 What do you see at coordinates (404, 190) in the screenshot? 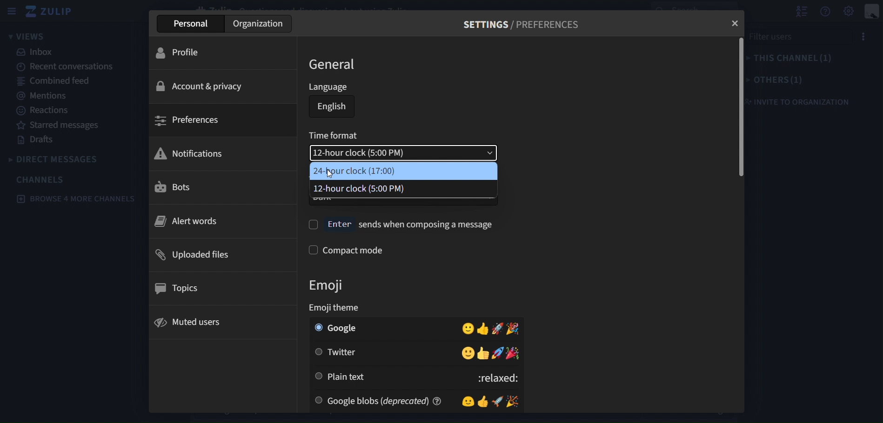
I see `12-hour clock(5:00 PM)` at bounding box center [404, 190].